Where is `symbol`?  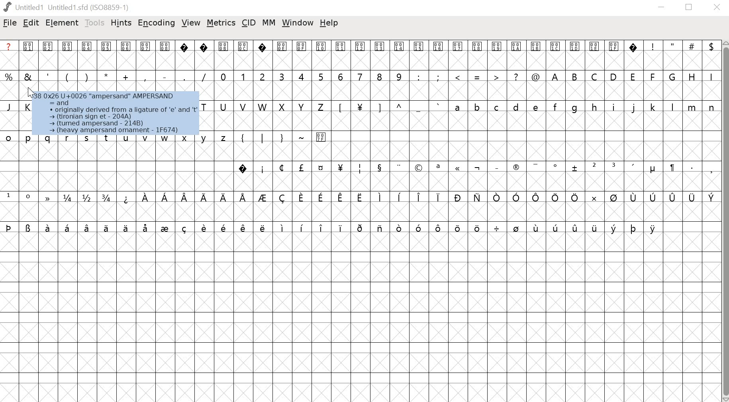 symbol is located at coordinates (418, 196).